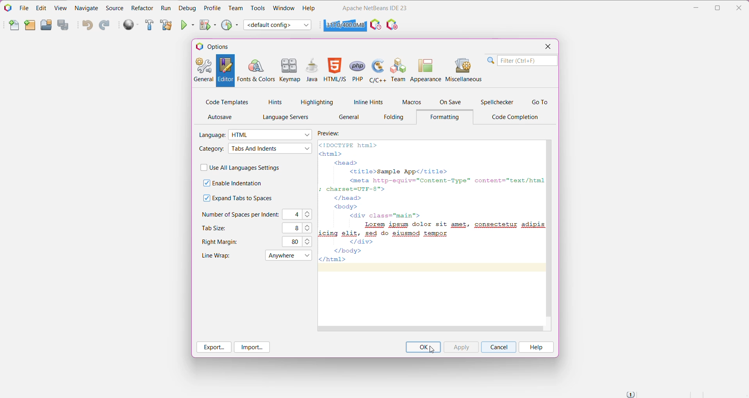 This screenshot has height=398, width=749. What do you see at coordinates (24, 8) in the screenshot?
I see `File` at bounding box center [24, 8].